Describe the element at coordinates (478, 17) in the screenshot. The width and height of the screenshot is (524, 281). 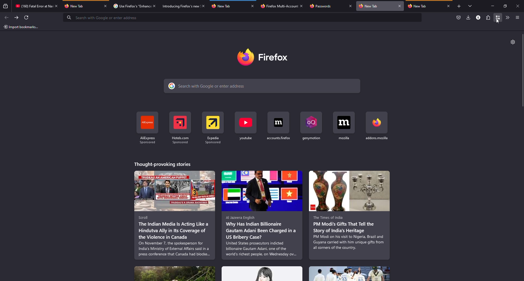
I see `profile` at that location.